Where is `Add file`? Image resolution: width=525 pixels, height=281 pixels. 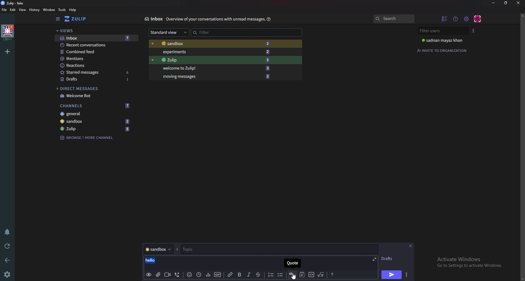 Add file is located at coordinates (158, 274).